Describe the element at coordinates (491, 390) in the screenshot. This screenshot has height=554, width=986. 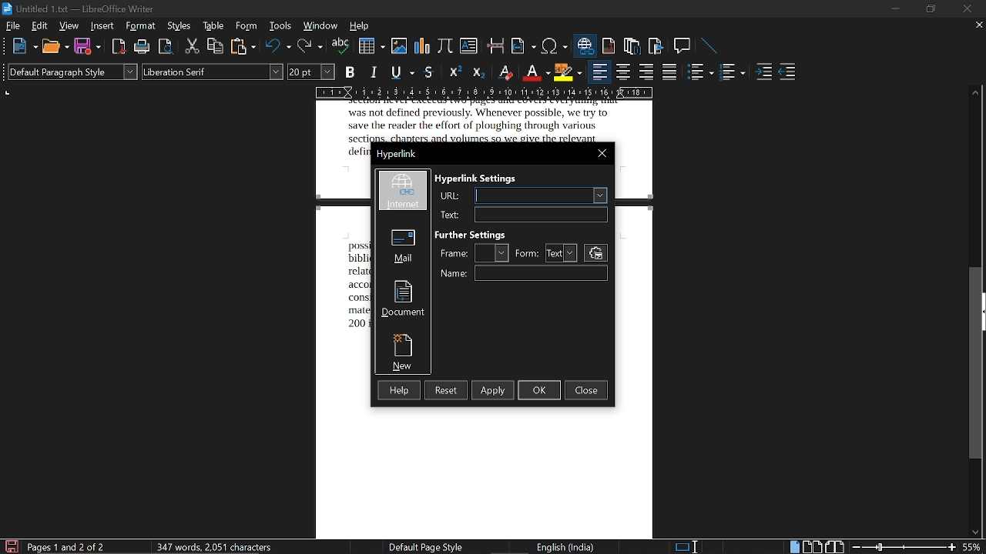
I see `apply` at that location.